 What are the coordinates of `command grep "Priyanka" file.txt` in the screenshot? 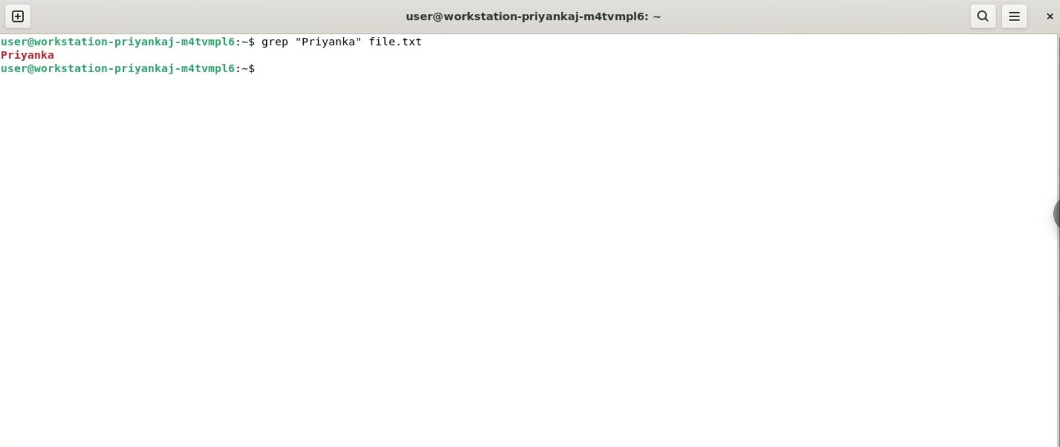 It's located at (351, 44).